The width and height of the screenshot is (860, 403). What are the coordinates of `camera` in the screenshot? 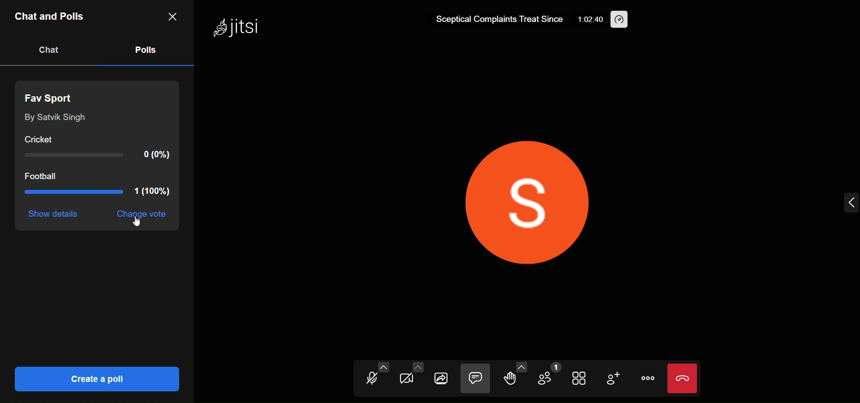 It's located at (404, 380).